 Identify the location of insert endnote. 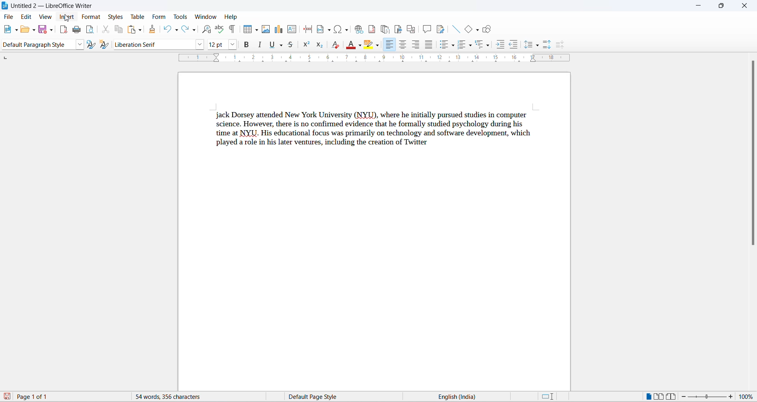
(384, 29).